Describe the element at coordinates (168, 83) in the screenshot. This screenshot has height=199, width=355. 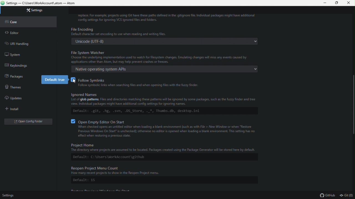
I see `follow symlinks (enabled)` at that location.